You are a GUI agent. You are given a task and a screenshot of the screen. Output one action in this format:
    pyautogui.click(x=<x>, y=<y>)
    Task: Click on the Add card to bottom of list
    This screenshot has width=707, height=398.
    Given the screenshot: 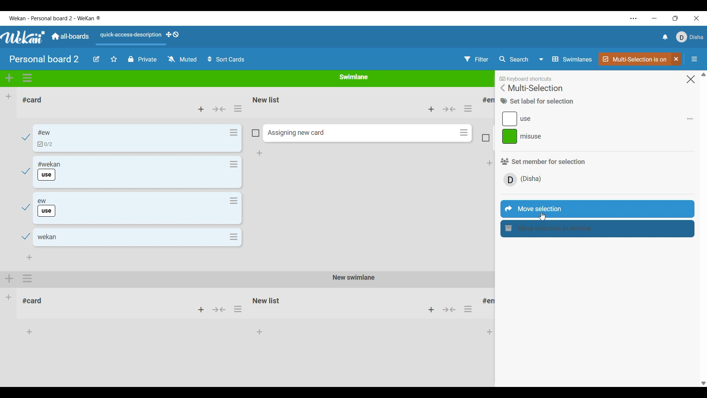 What is the action you would take?
    pyautogui.click(x=260, y=153)
    